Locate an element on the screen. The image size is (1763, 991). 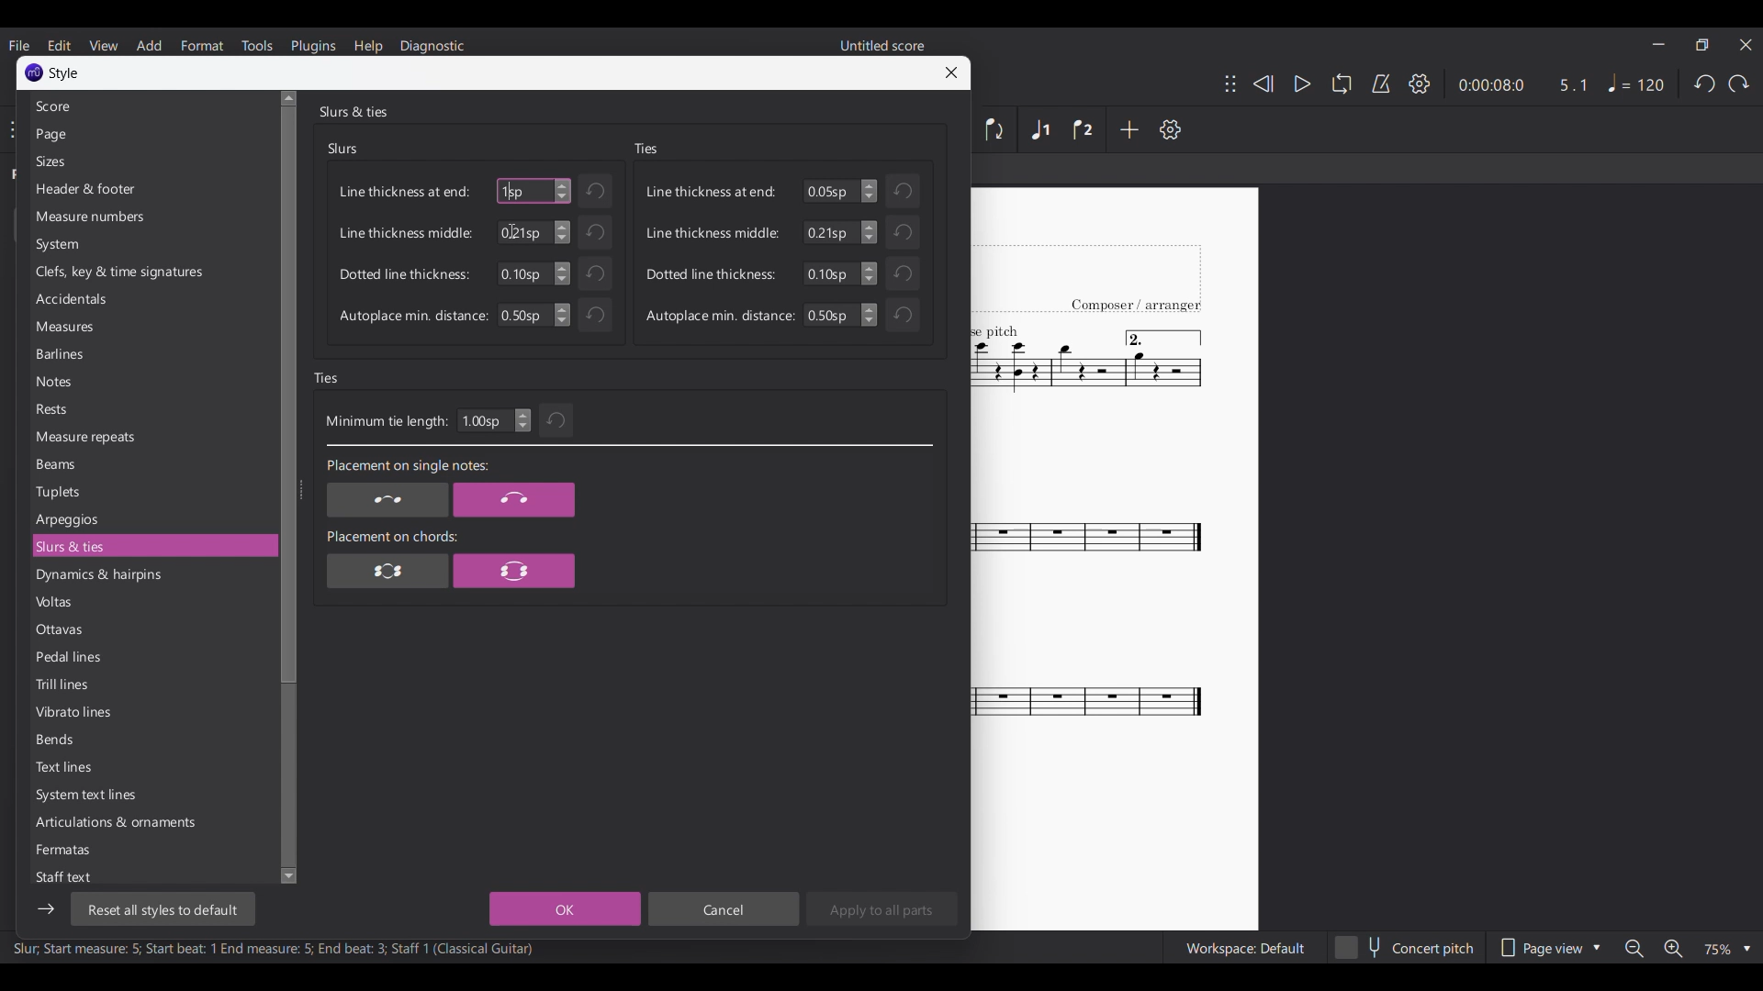
Notes is located at coordinates (152, 382).